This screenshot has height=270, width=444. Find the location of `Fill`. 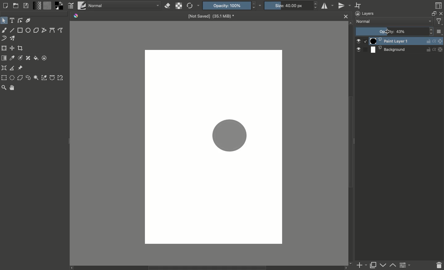

Fill is located at coordinates (36, 59).